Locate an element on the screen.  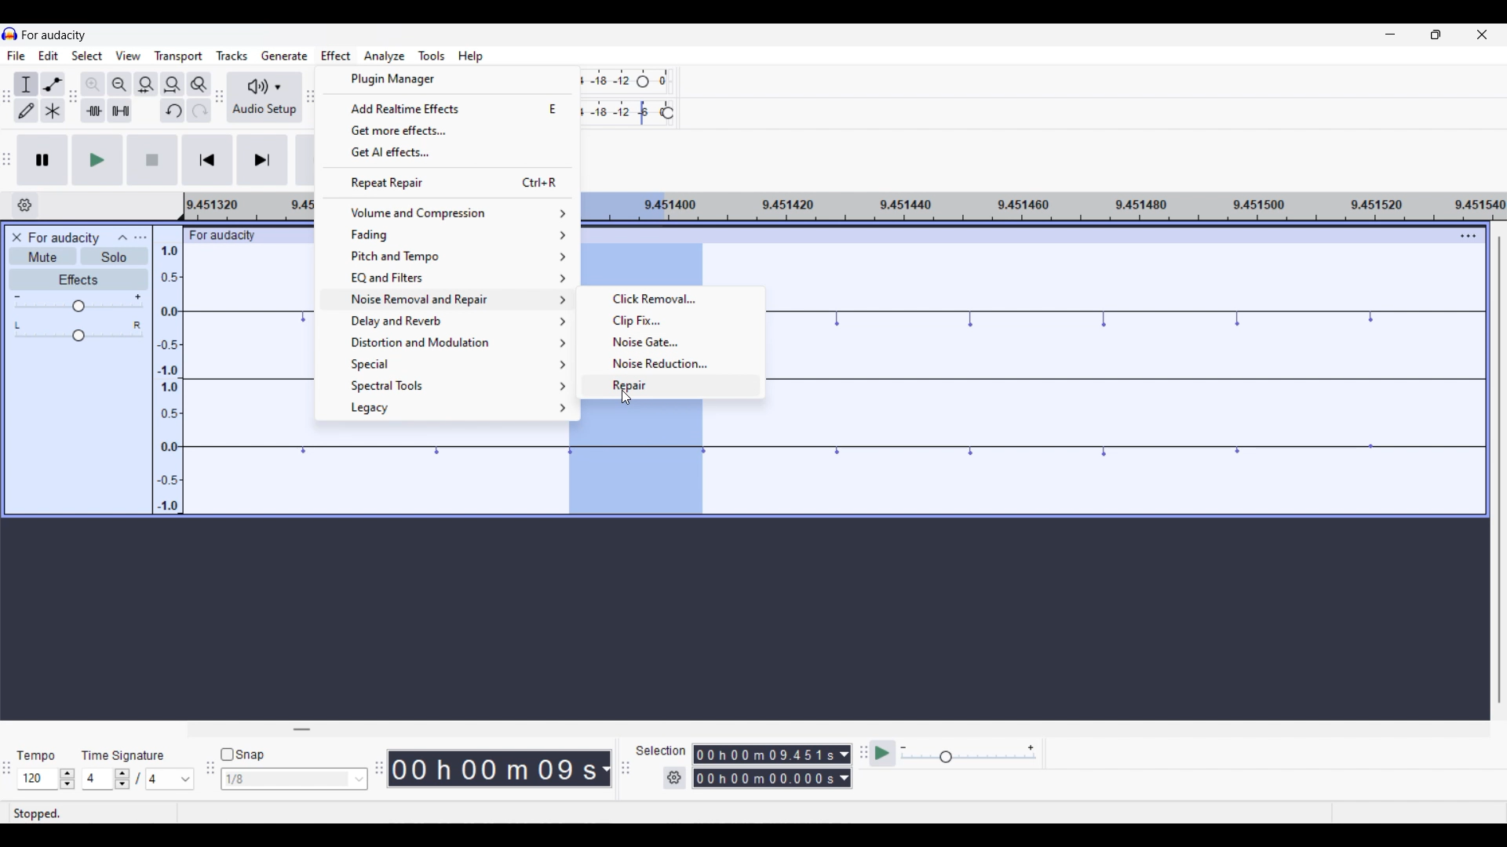
Selection duration is located at coordinates (764, 767).